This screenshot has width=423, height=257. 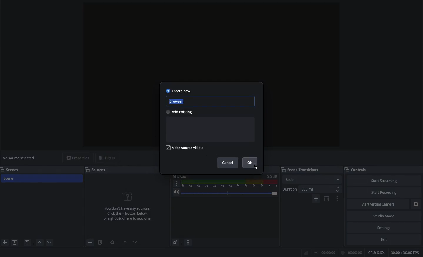 I want to click on No sources, so click(x=128, y=203).